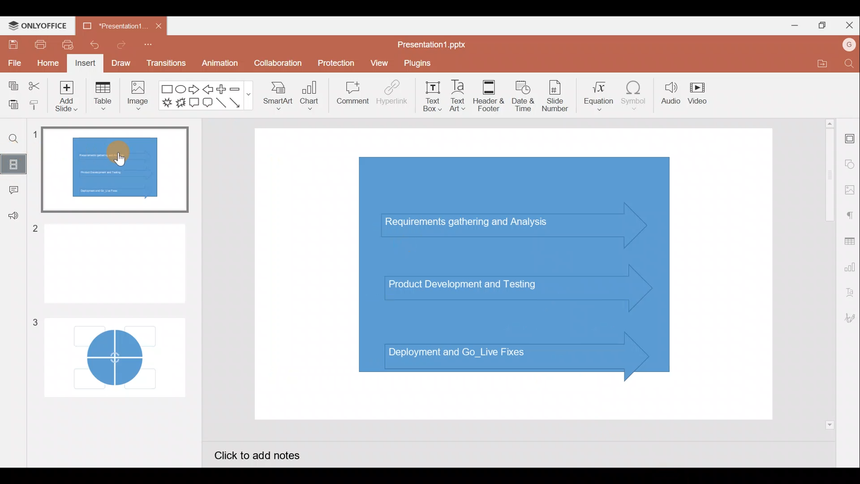 The width and height of the screenshot is (860, 484). I want to click on Slides, so click(16, 162).